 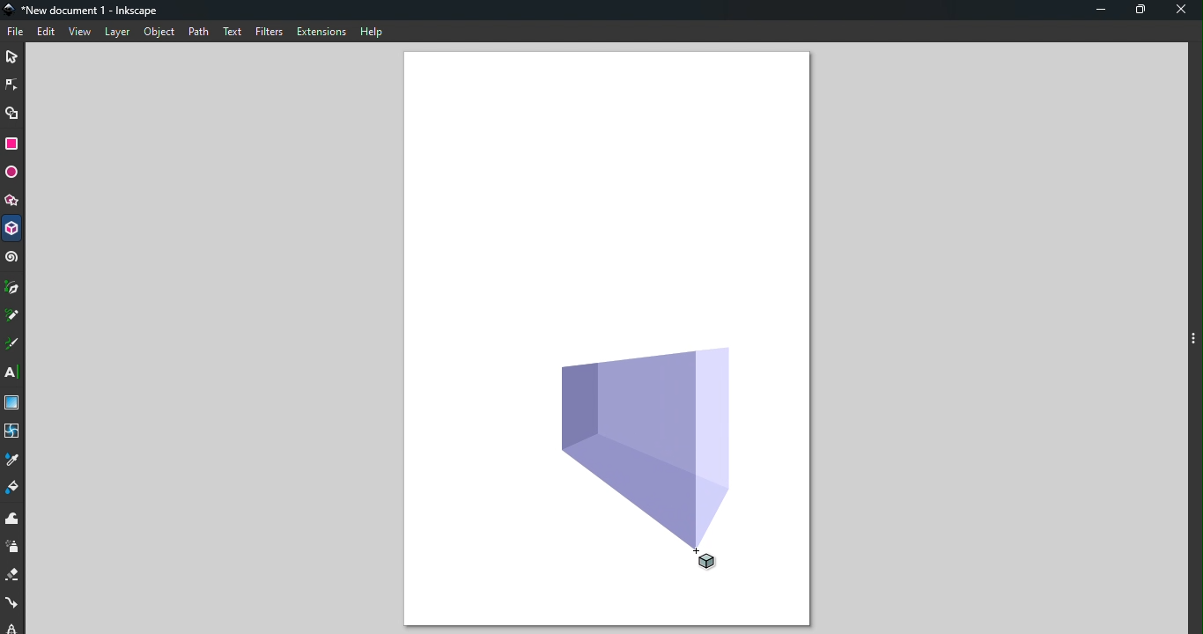 What do you see at coordinates (12, 228) in the screenshot?
I see `3D box tool` at bounding box center [12, 228].